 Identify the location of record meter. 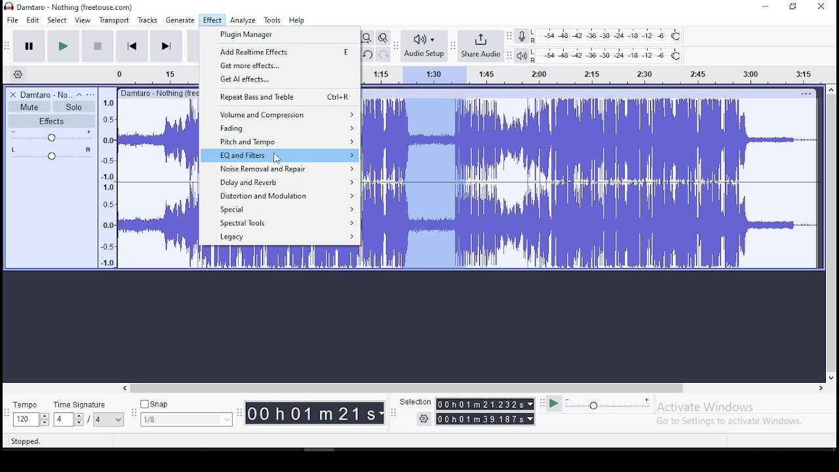
(522, 35).